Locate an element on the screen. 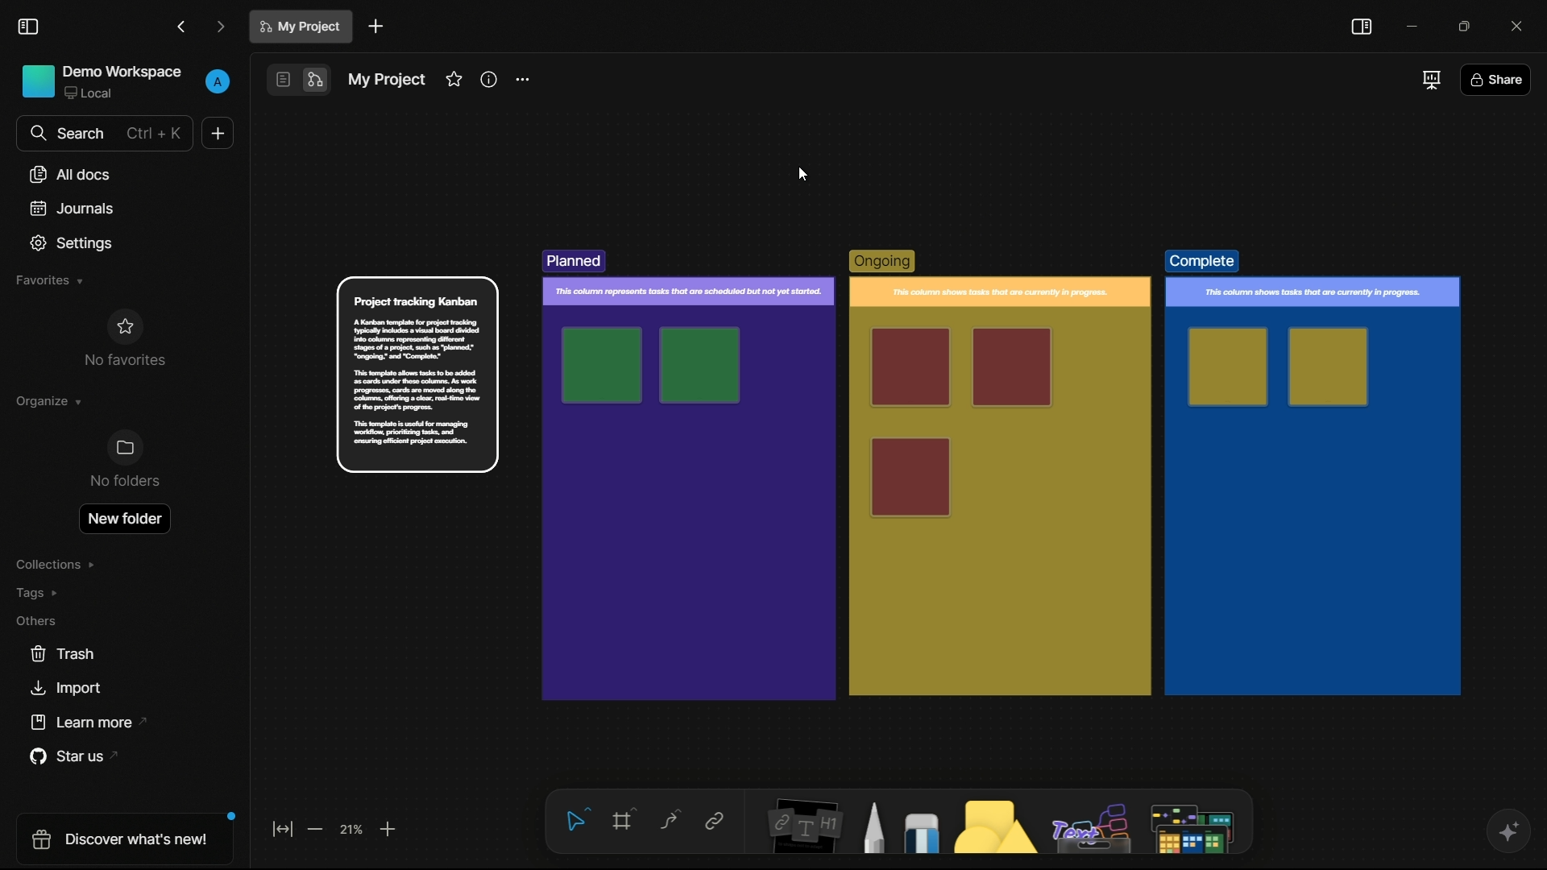 The width and height of the screenshot is (1547, 870). pencil and pen is located at coordinates (872, 826).